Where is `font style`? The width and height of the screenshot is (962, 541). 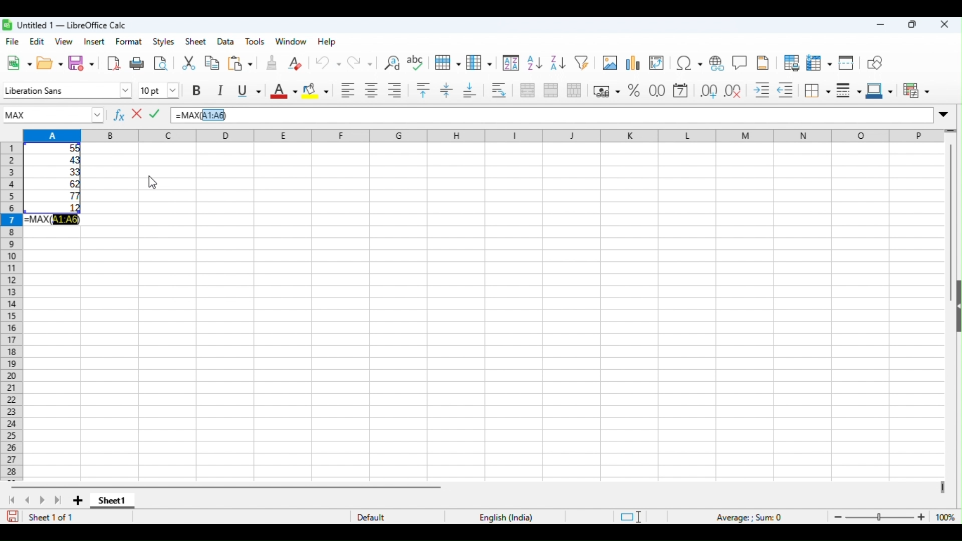
font style is located at coordinates (57, 91).